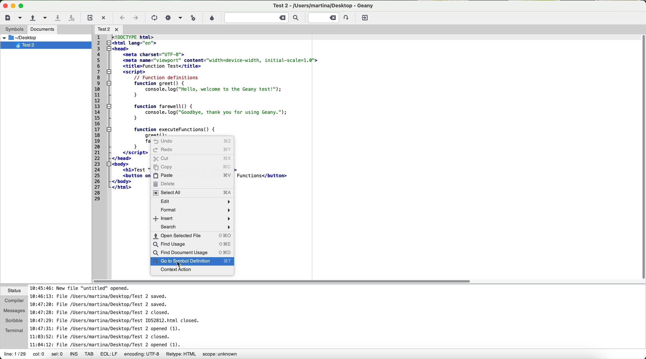  What do you see at coordinates (58, 18) in the screenshot?
I see `save the current file` at bounding box center [58, 18].